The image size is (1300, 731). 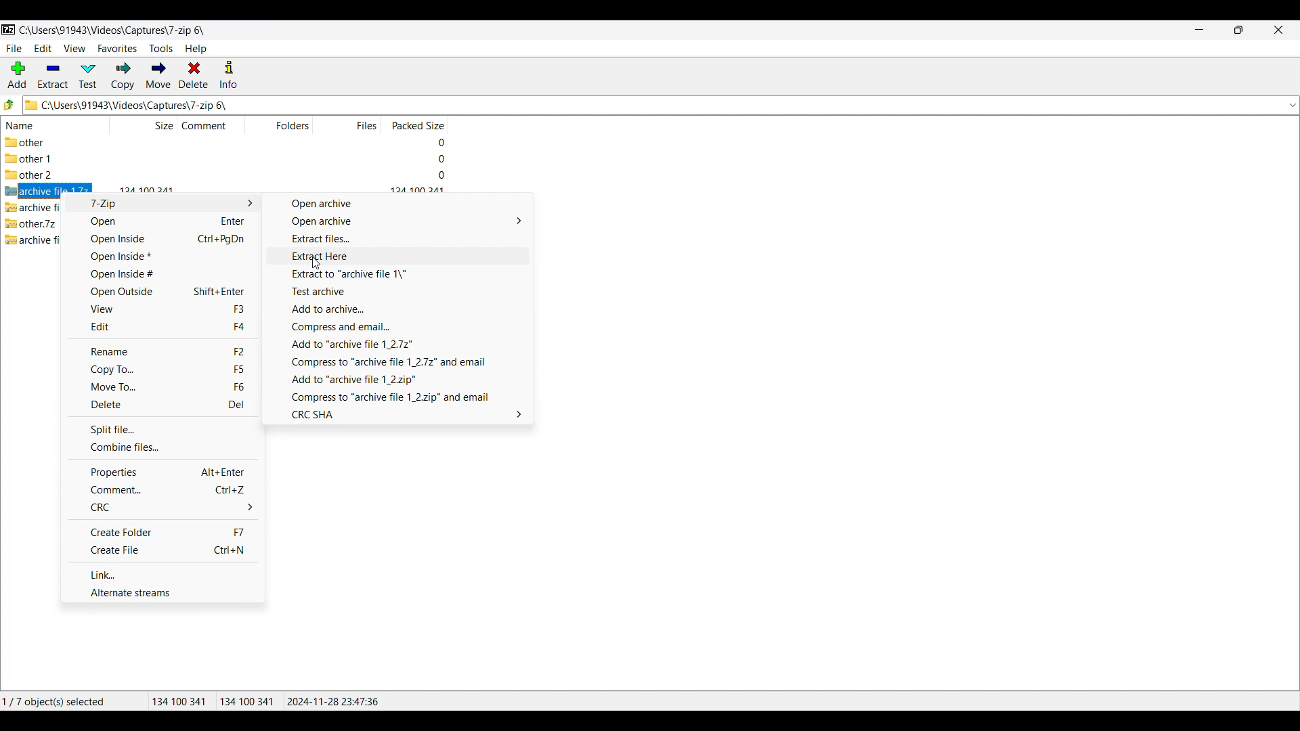 I want to click on Add to archive, so click(x=398, y=309).